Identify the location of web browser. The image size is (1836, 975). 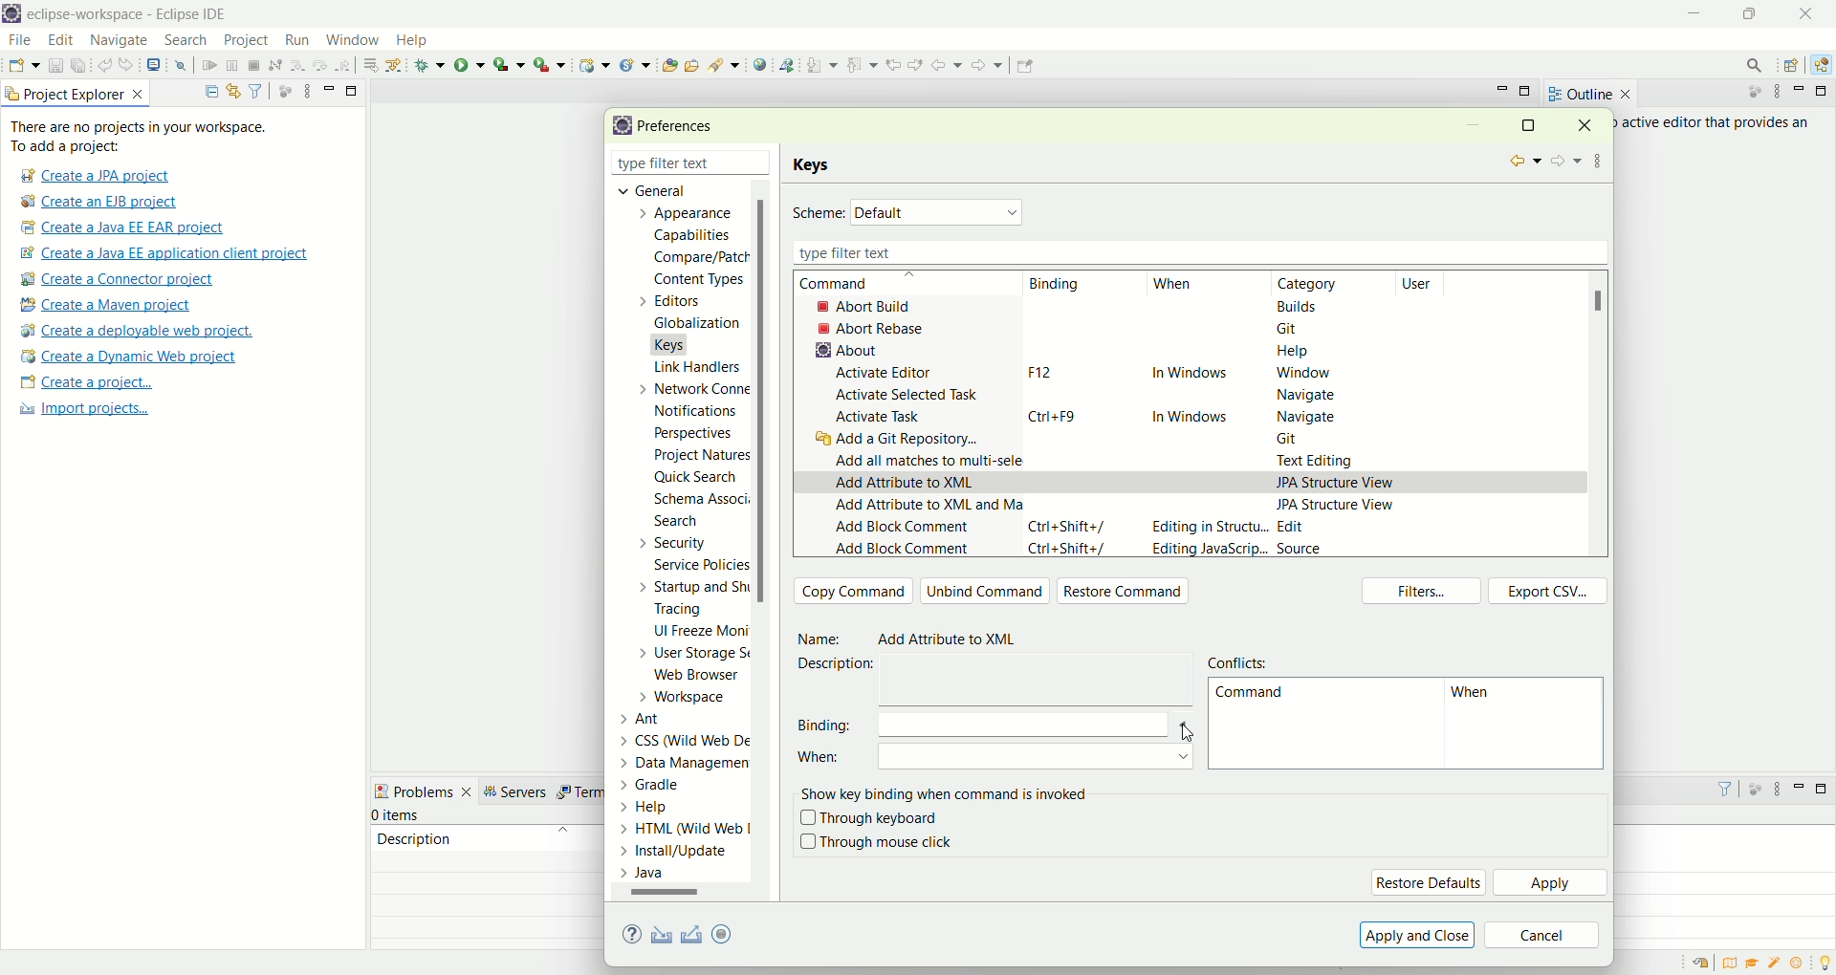
(703, 677).